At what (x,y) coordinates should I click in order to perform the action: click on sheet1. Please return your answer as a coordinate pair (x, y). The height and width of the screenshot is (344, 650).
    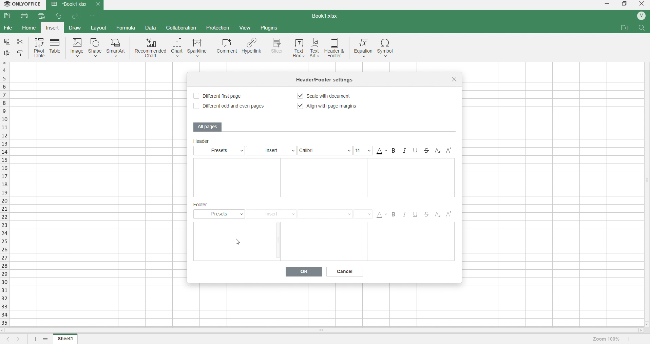
    Looking at the image, I should click on (66, 338).